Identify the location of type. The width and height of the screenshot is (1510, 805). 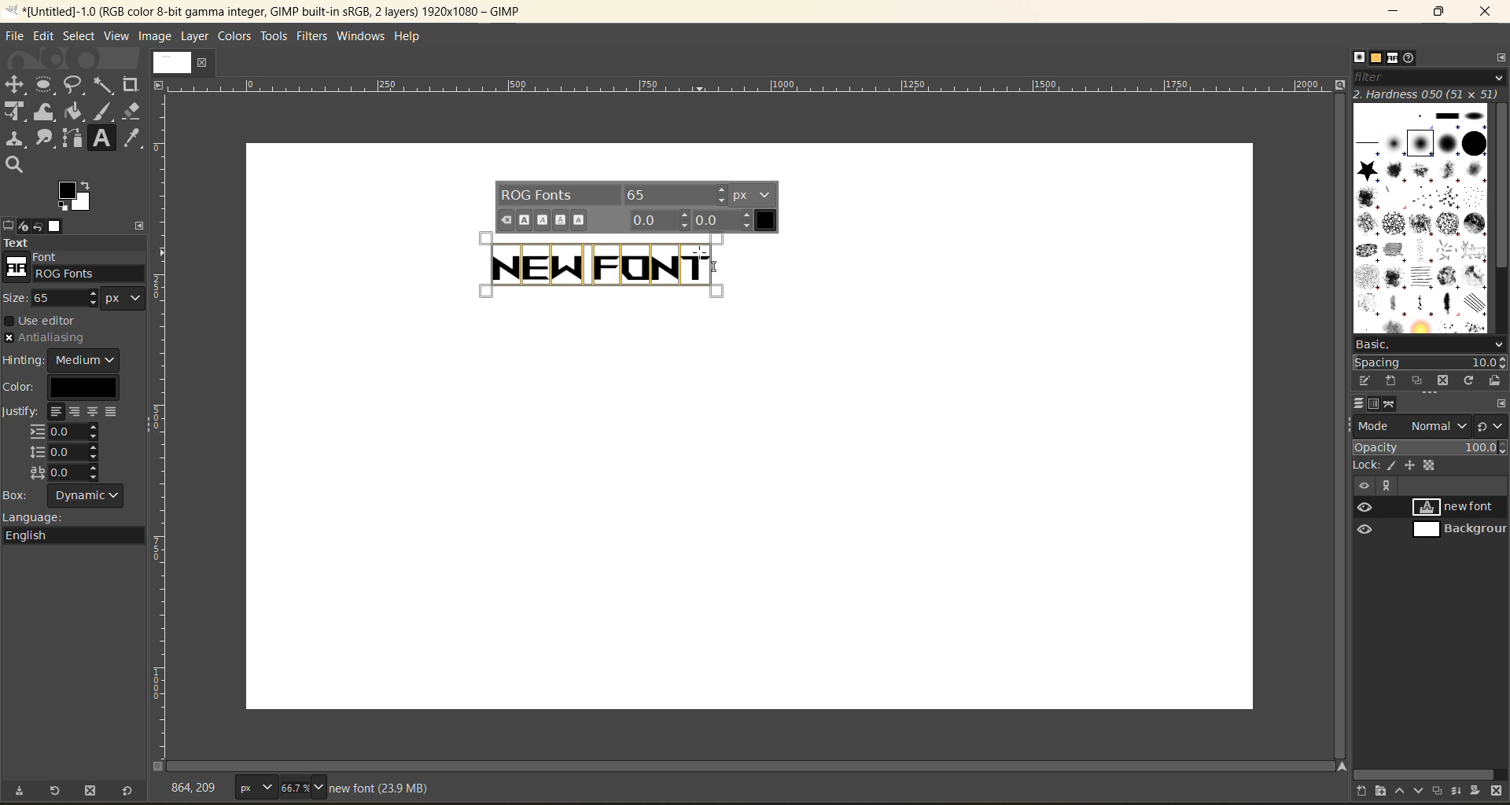
(255, 786).